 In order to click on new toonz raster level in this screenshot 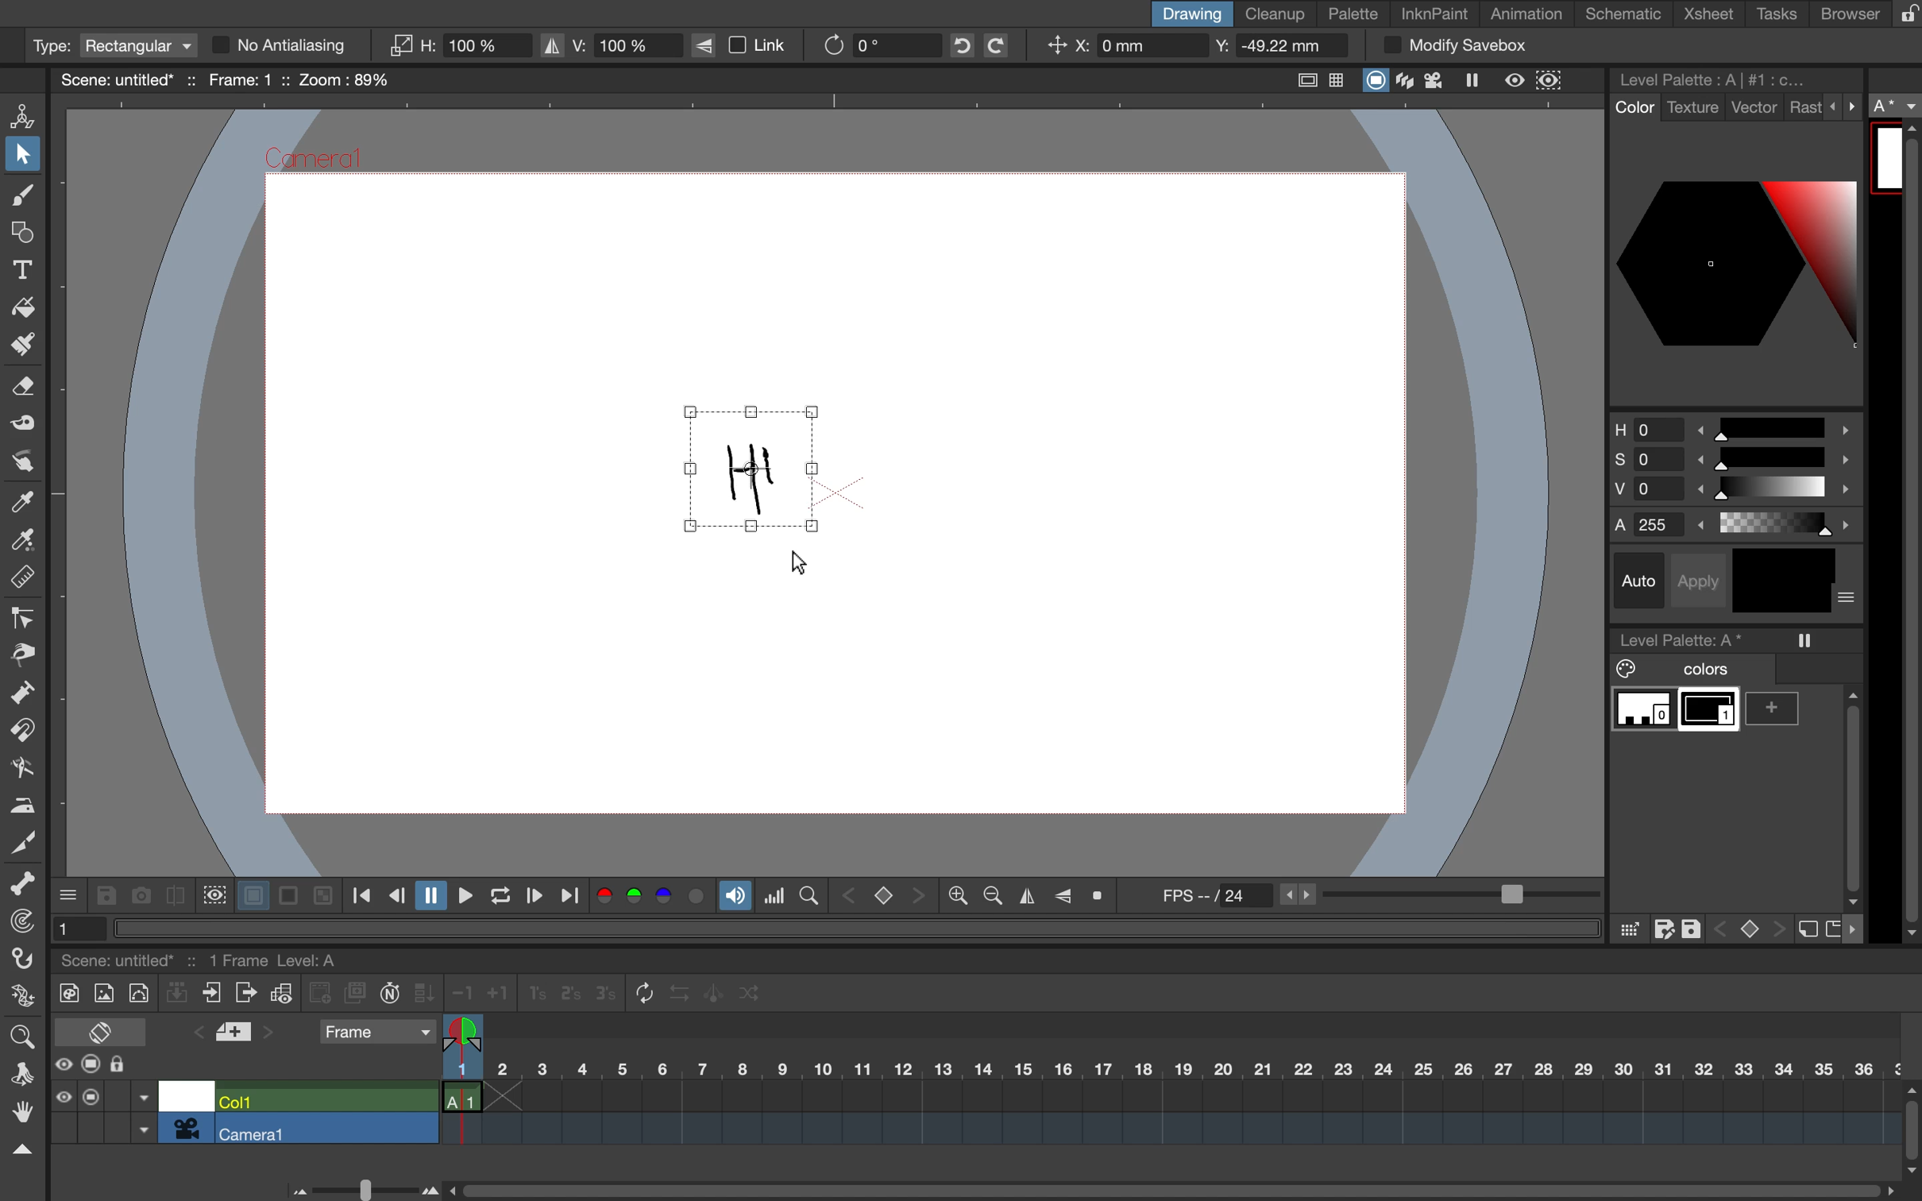, I will do `click(65, 991)`.